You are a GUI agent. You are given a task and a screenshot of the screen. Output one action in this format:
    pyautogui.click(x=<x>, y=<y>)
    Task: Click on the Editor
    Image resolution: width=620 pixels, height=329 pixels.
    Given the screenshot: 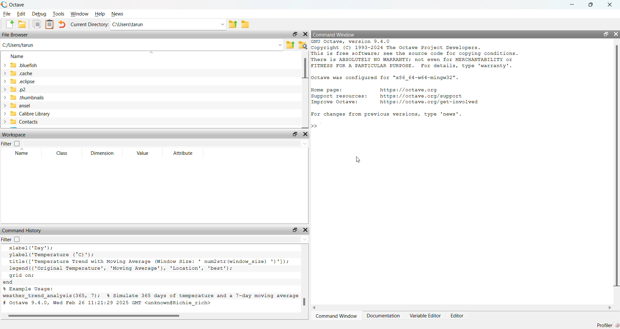 What is the action you would take?
    pyautogui.click(x=457, y=315)
    